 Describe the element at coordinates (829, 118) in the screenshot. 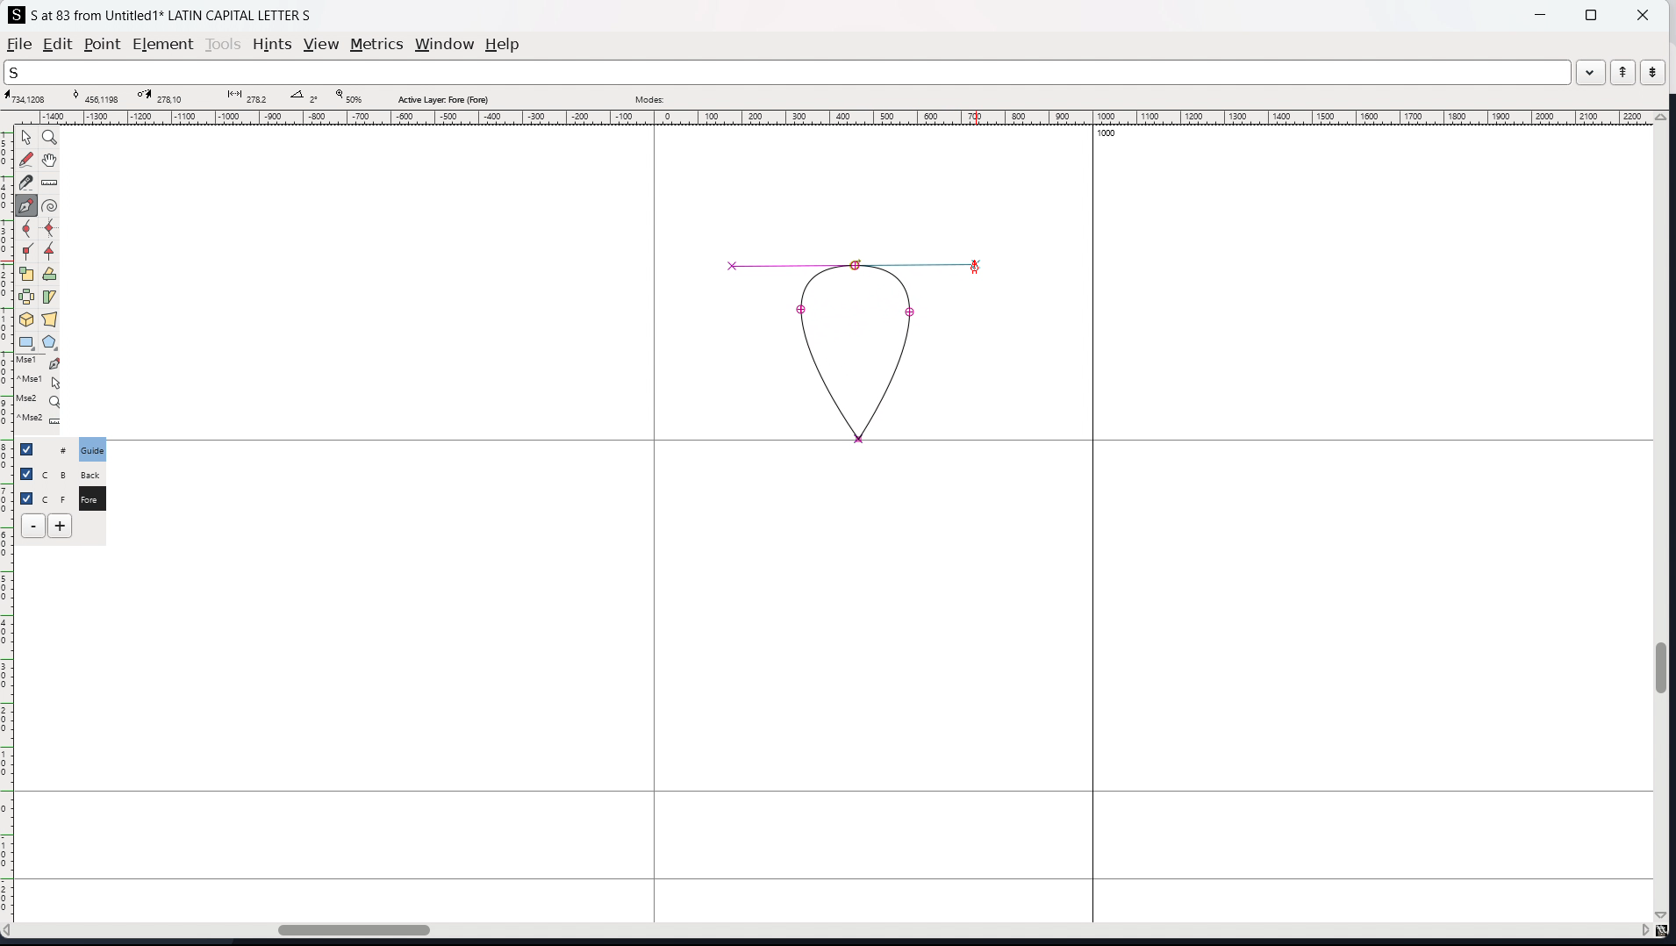

I see `horizontal ruler` at that location.